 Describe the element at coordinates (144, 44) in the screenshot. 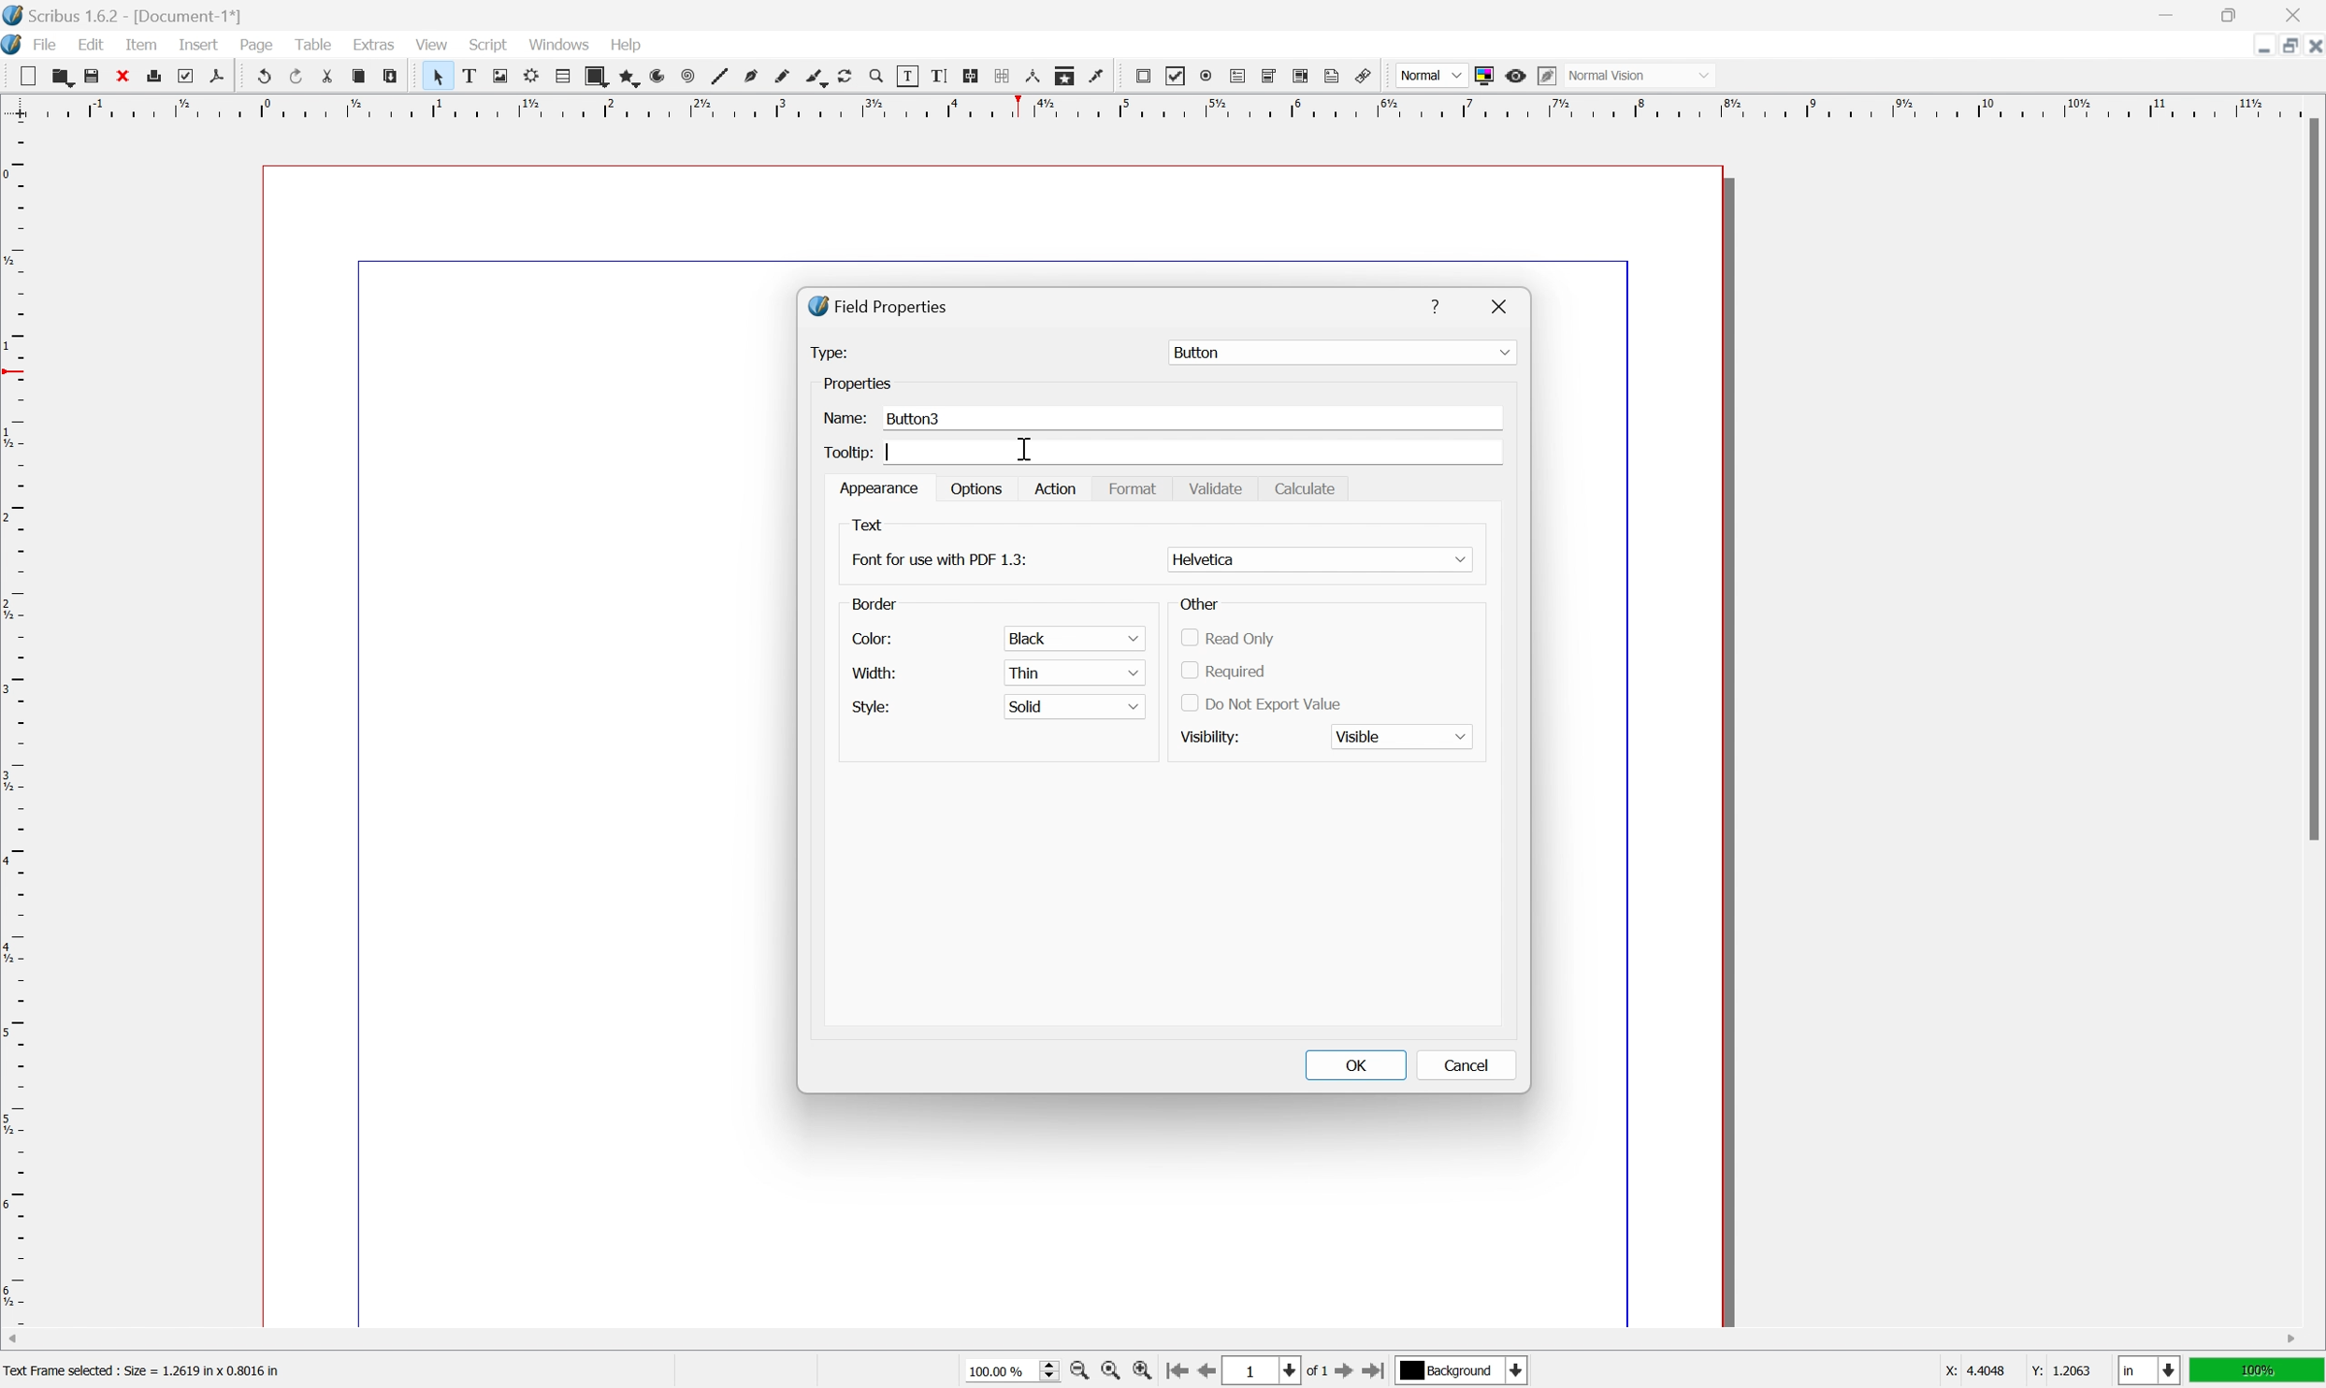

I see `item` at that location.